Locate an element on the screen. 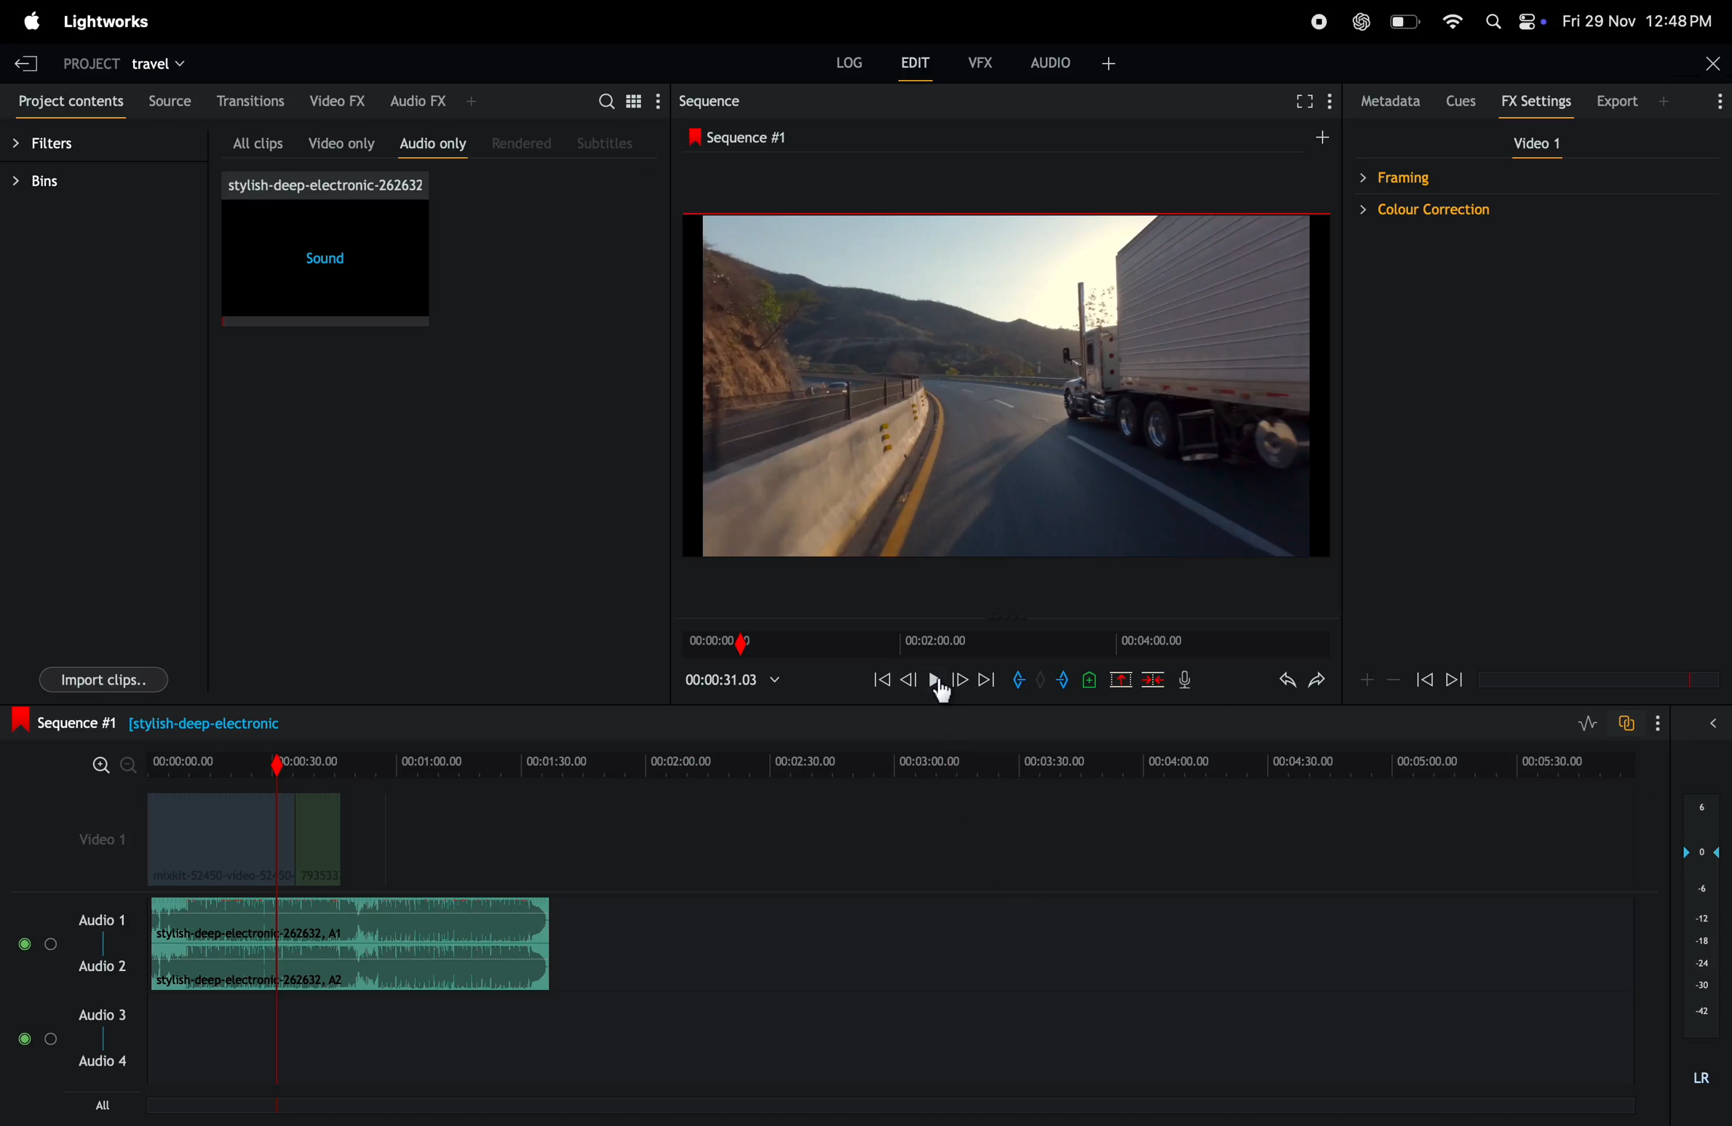 The width and height of the screenshot is (1732, 1126). next frame is located at coordinates (1458, 679).